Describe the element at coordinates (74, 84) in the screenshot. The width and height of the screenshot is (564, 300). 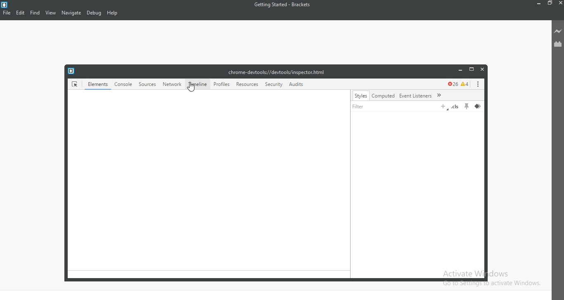
I see `elements` at that location.